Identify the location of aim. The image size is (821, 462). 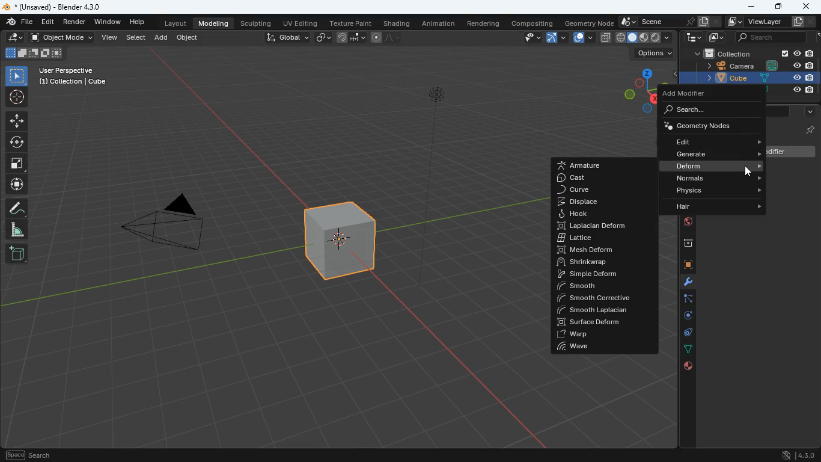
(16, 97).